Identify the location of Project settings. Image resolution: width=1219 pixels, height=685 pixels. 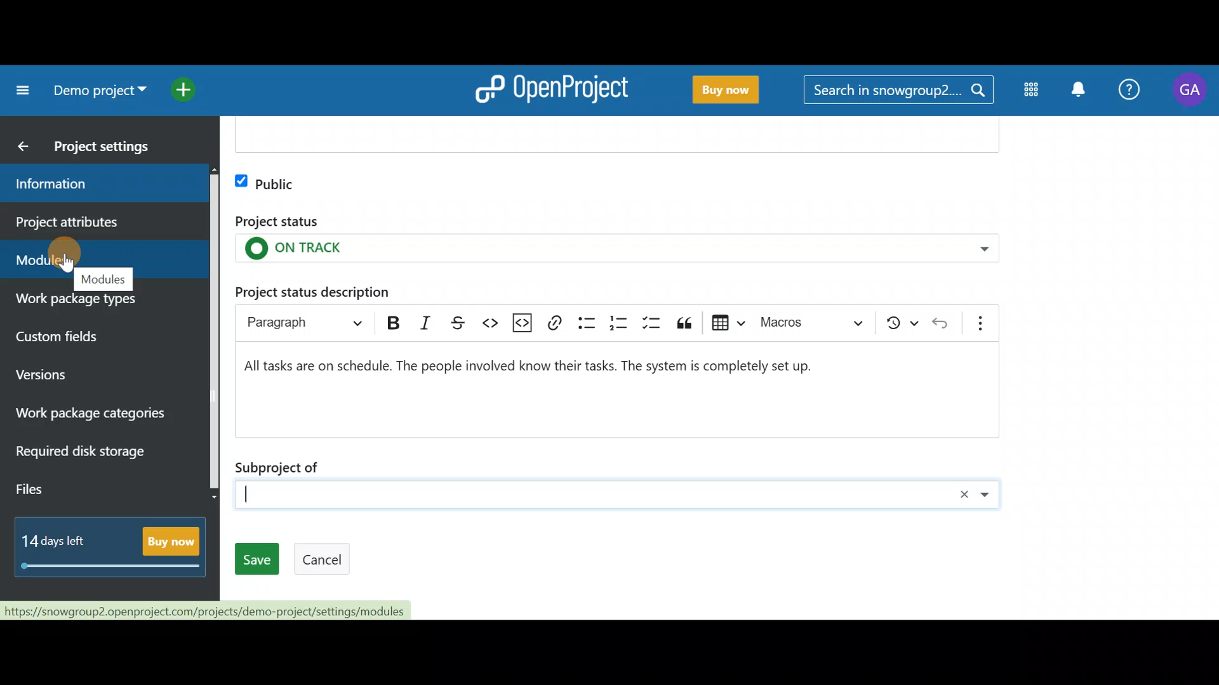
(108, 150).